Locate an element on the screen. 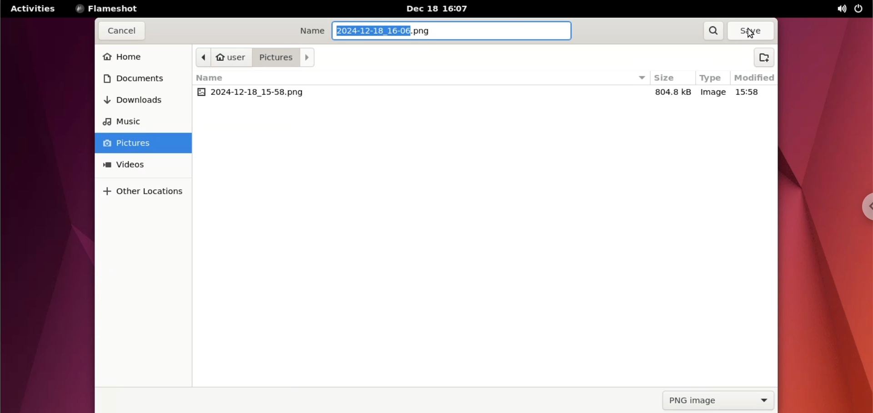  file modification date is located at coordinates (749, 93).